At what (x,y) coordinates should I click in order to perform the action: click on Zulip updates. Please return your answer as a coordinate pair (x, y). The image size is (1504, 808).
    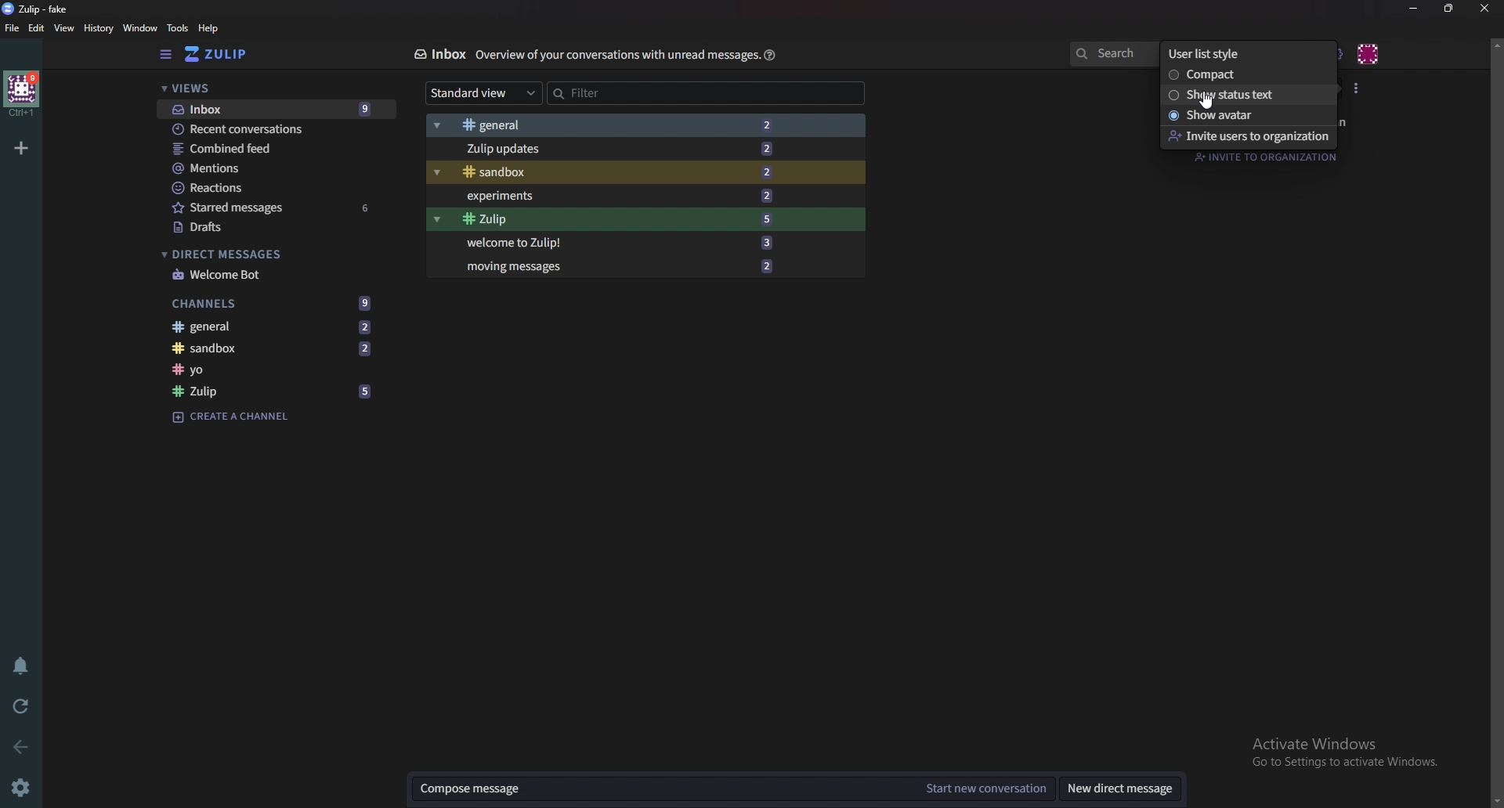
    Looking at the image, I should click on (614, 150).